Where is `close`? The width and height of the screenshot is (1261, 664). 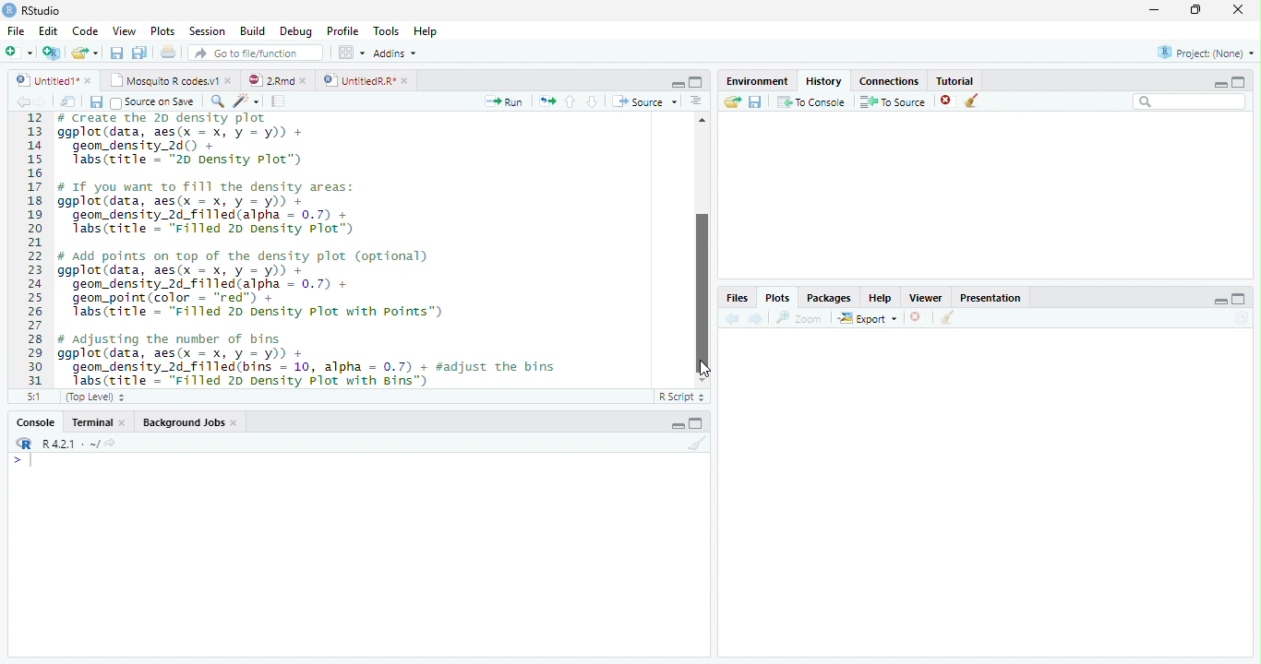 close is located at coordinates (126, 422).